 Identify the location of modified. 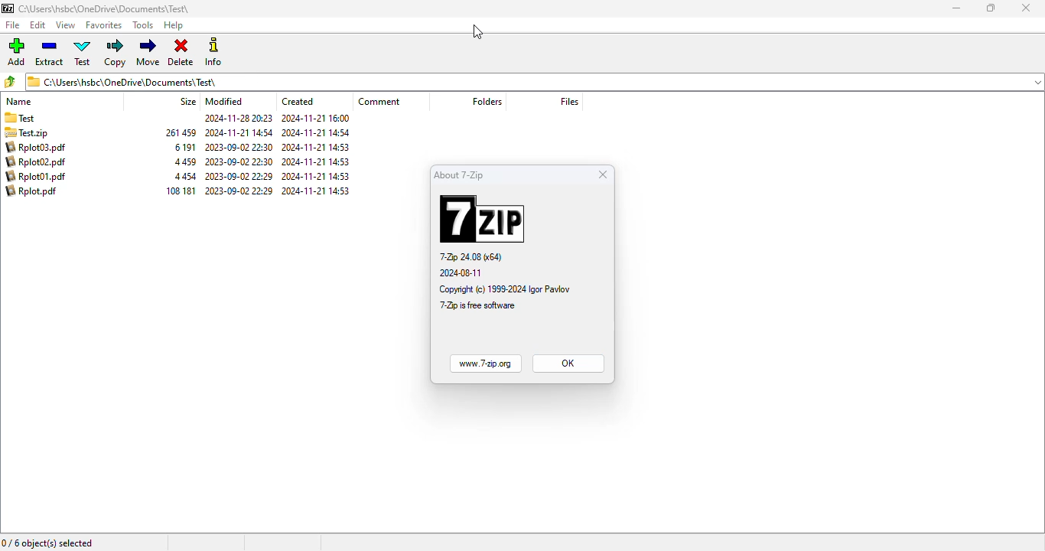
(224, 102).